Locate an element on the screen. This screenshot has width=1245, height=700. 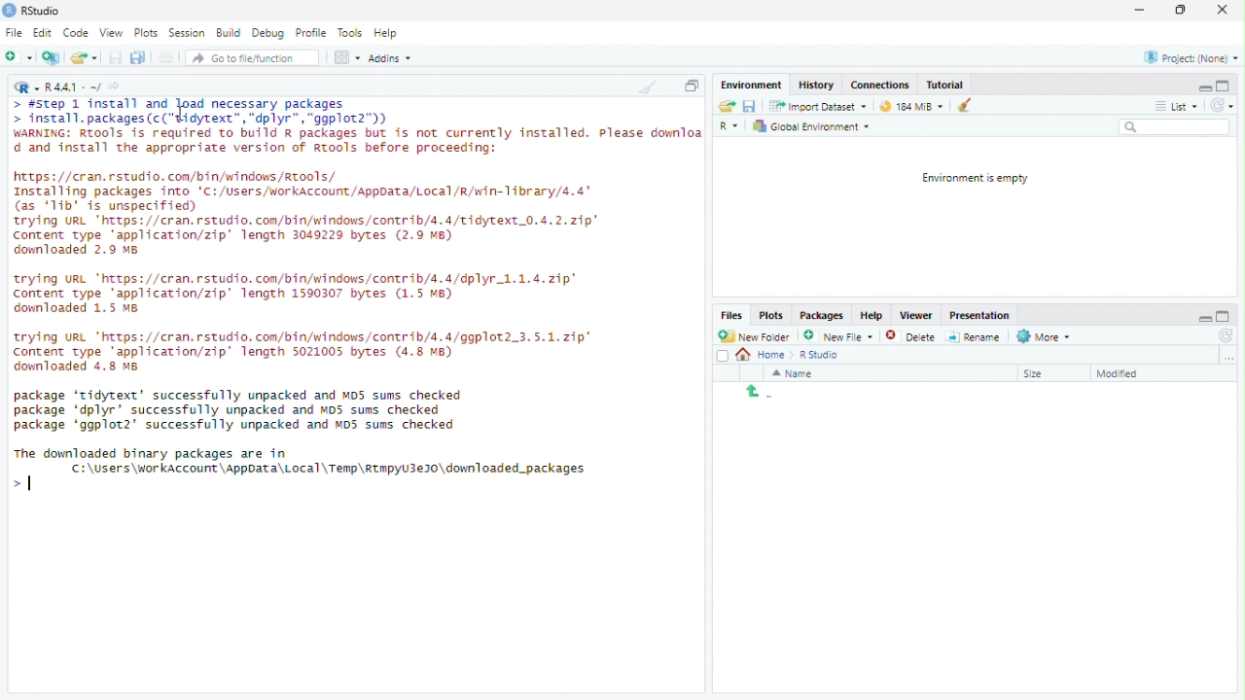
Search is located at coordinates (1175, 126).